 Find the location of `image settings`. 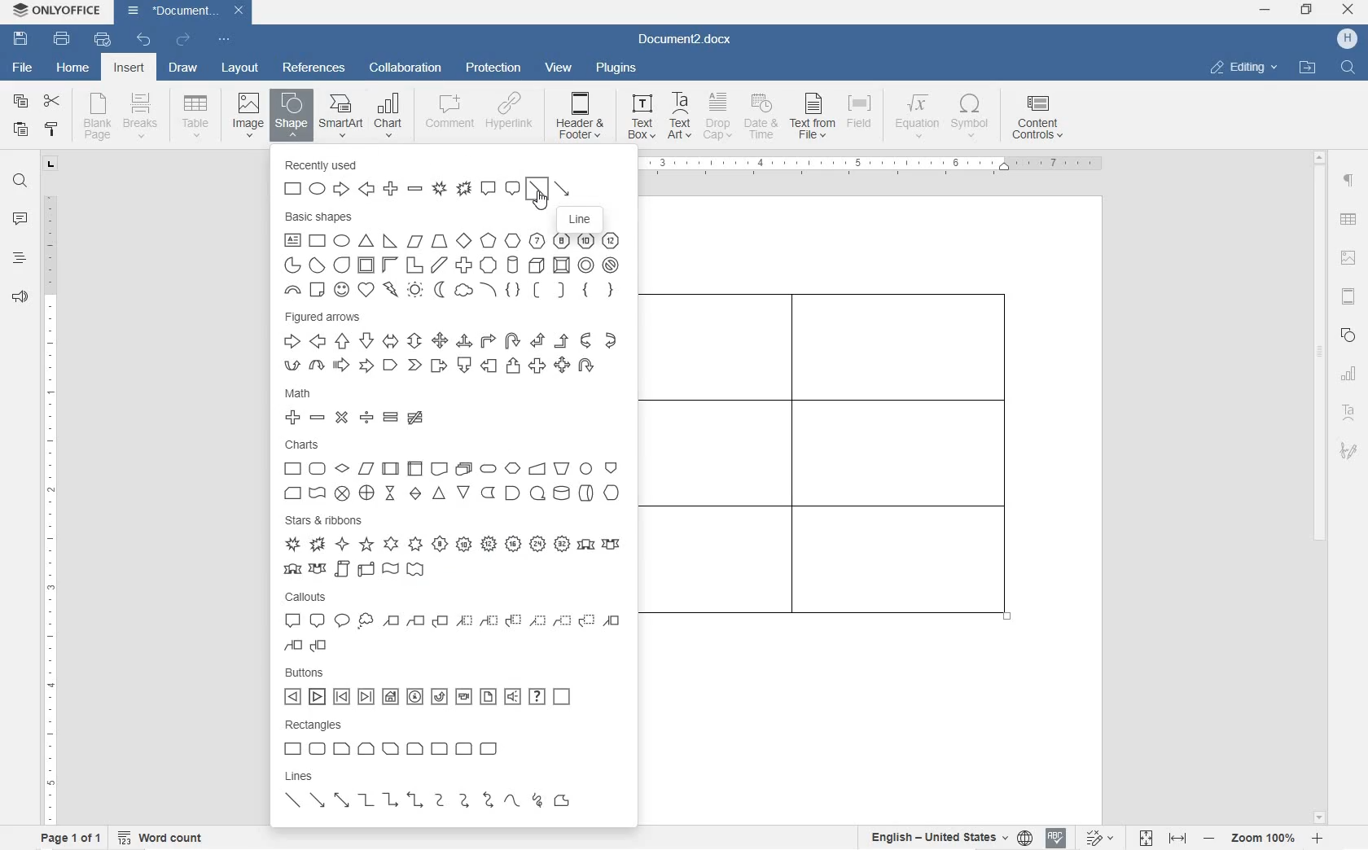

image settings is located at coordinates (1348, 259).